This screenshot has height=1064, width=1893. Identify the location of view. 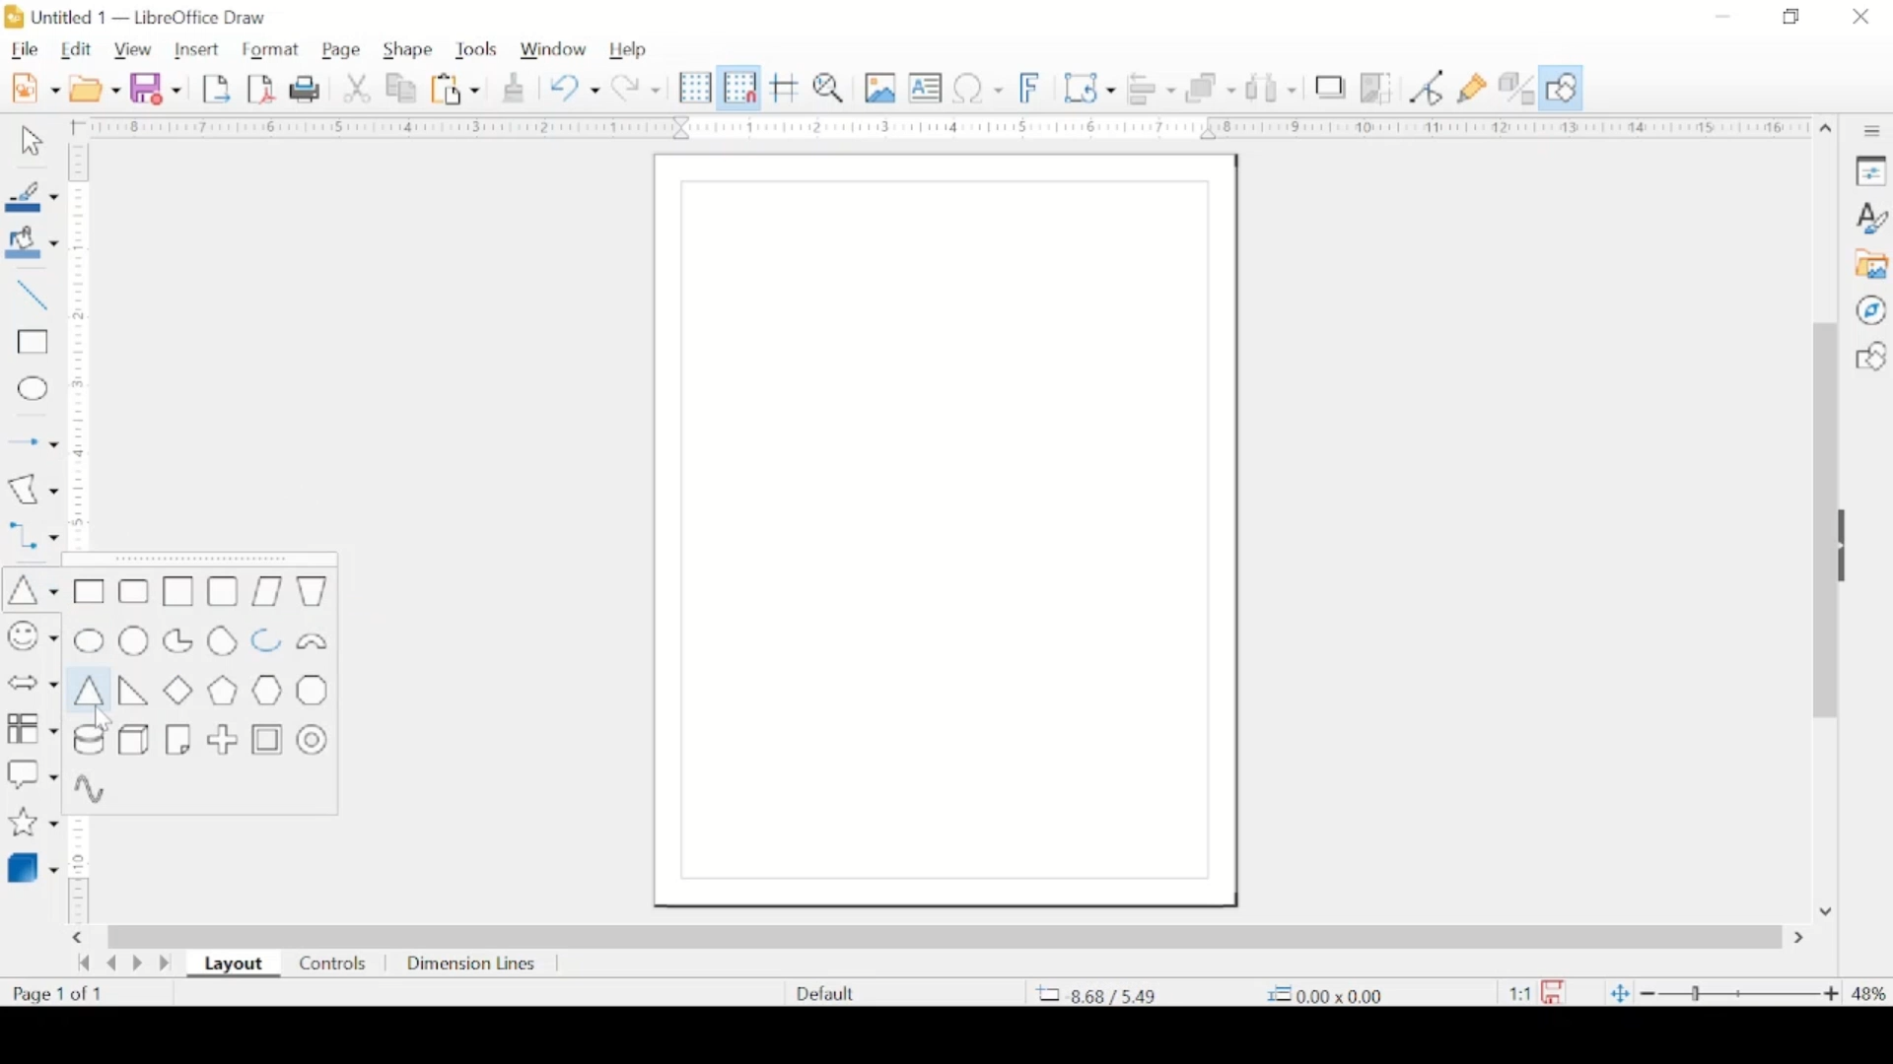
(135, 48).